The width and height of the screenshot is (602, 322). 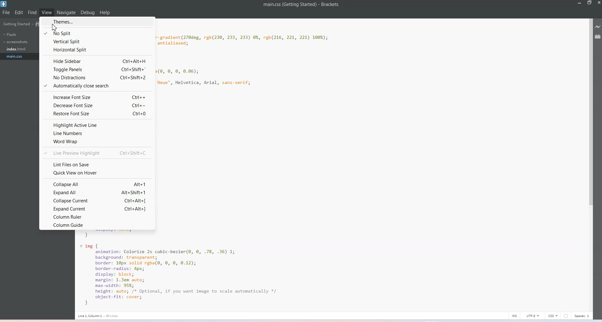 I want to click on Live Preview highlight, so click(x=98, y=153).